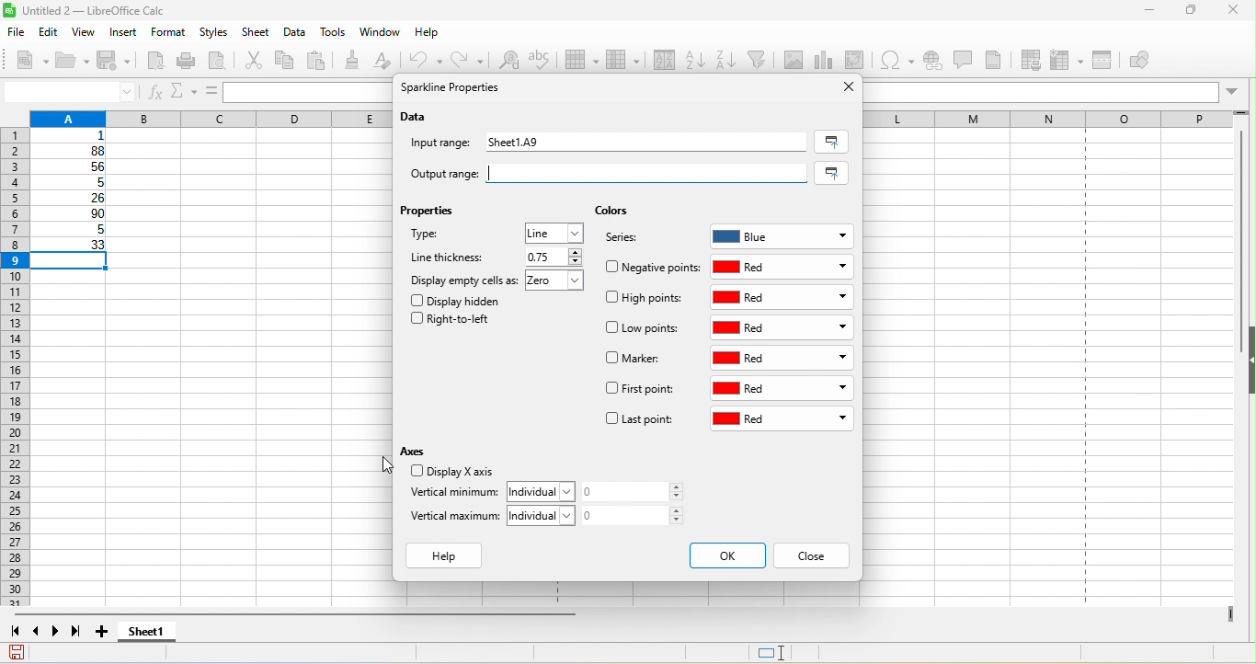  I want to click on clear direct formatting, so click(390, 63).